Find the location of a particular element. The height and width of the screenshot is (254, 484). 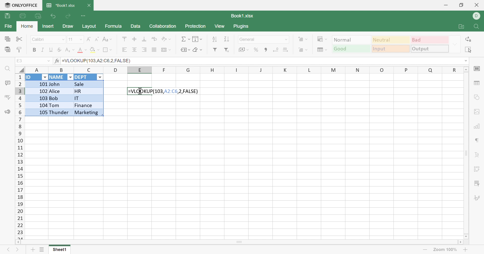

Bad is located at coordinates (429, 41).